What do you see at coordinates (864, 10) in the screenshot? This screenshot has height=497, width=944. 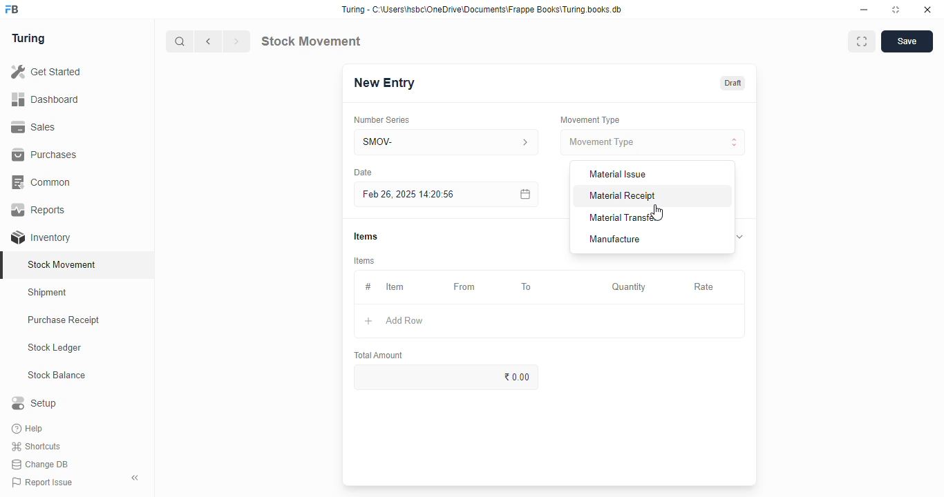 I see `minimize` at bounding box center [864, 10].